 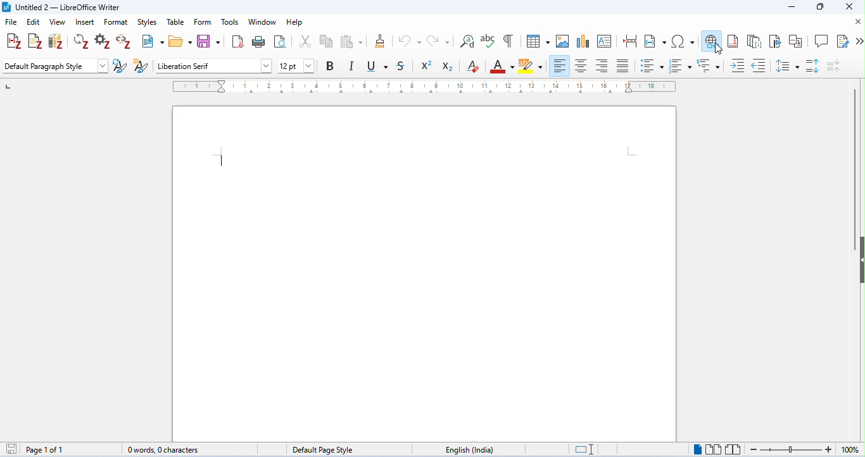 I want to click on toggle print preview, so click(x=281, y=41).